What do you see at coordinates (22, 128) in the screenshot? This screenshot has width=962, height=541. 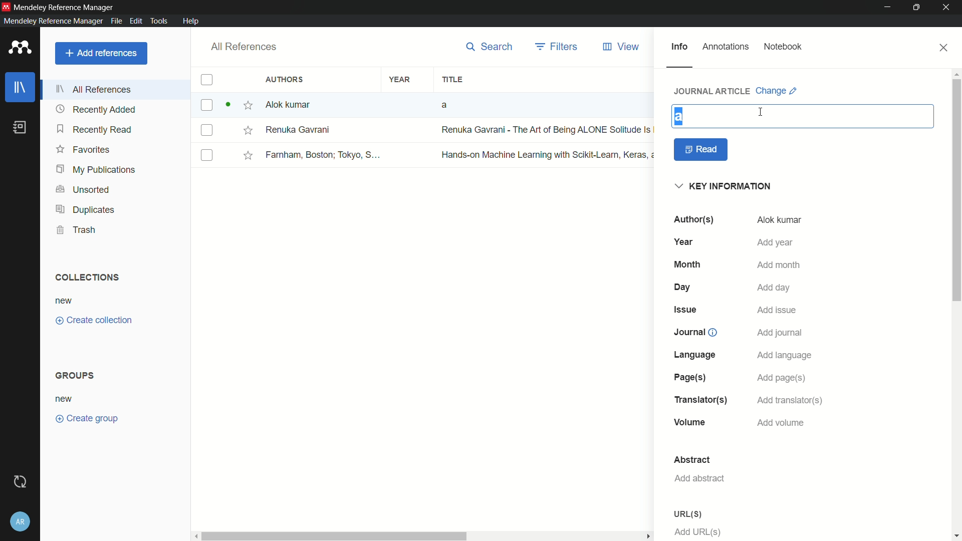 I see `book` at bounding box center [22, 128].